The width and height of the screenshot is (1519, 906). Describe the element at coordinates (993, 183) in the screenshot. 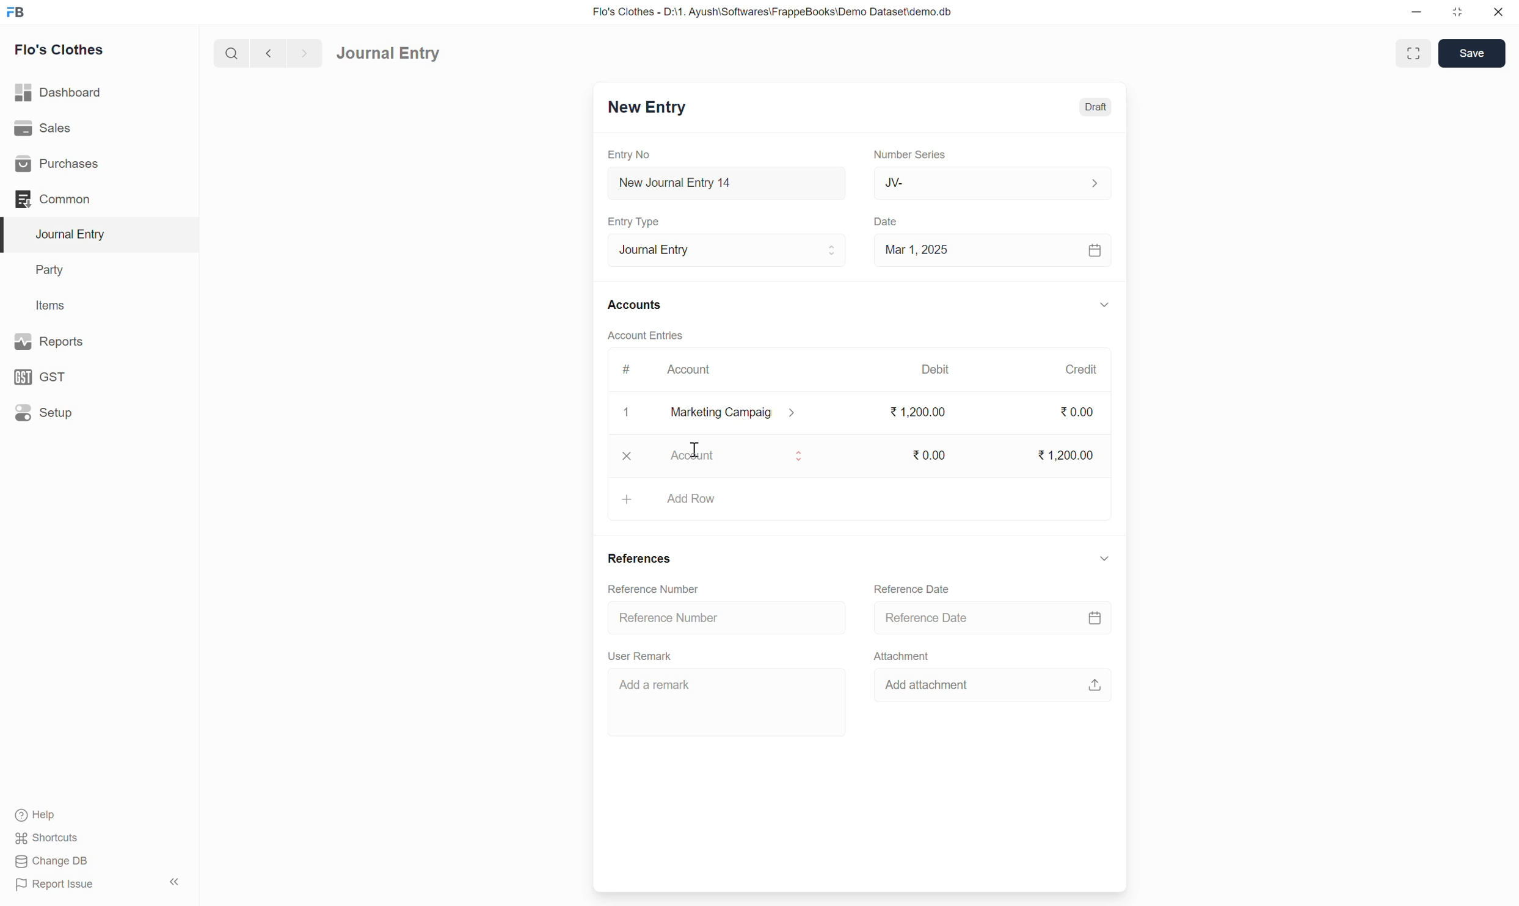

I see `JV-` at that location.